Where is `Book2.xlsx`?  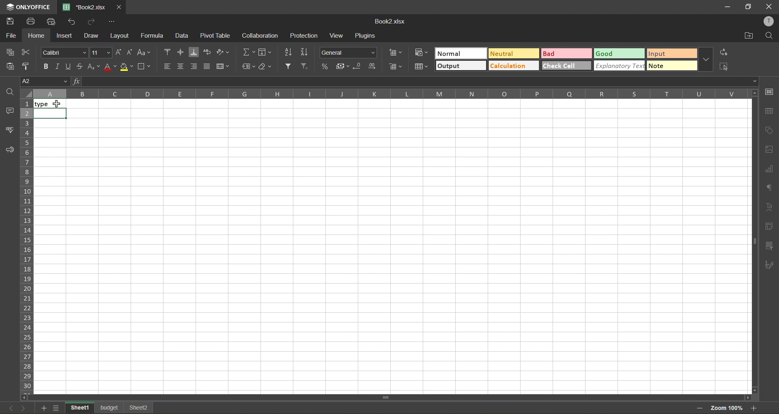
Book2.xlsx is located at coordinates (389, 23).